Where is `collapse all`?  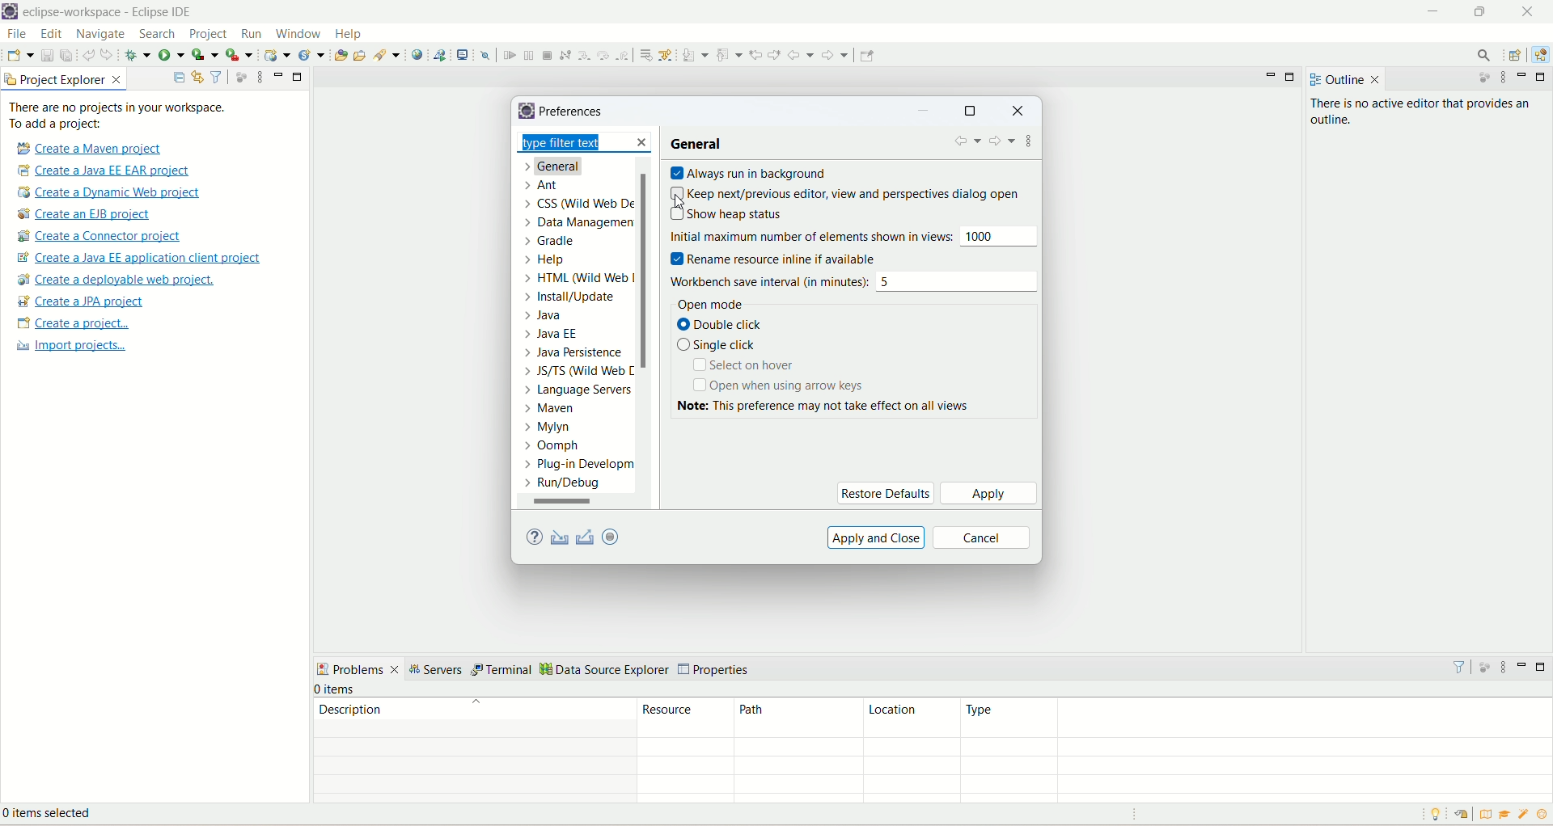 collapse all is located at coordinates (179, 78).